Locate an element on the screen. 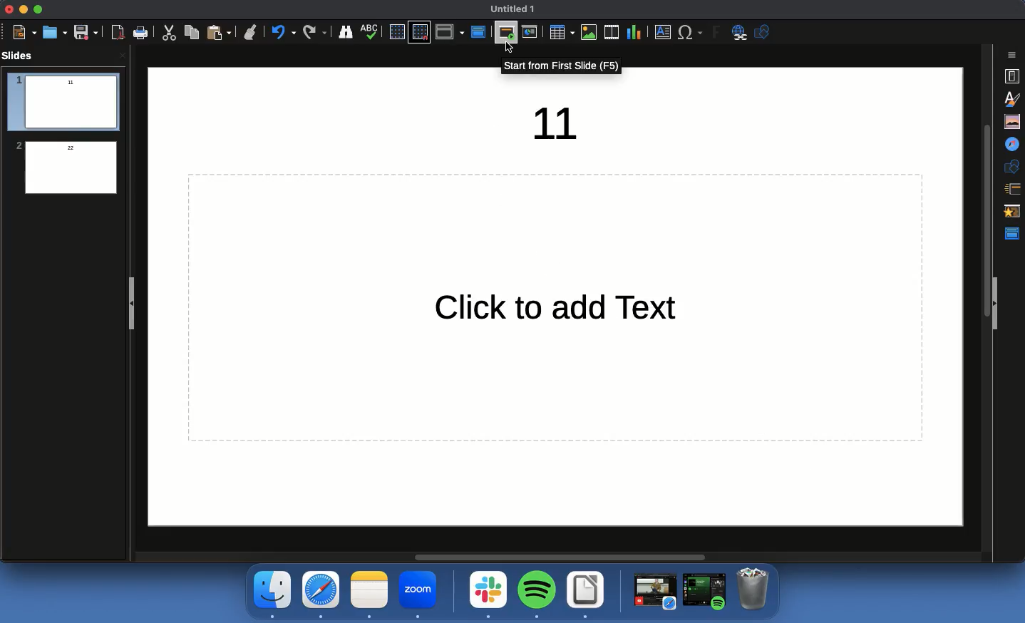 The width and height of the screenshot is (1025, 623). Save is located at coordinates (86, 33).